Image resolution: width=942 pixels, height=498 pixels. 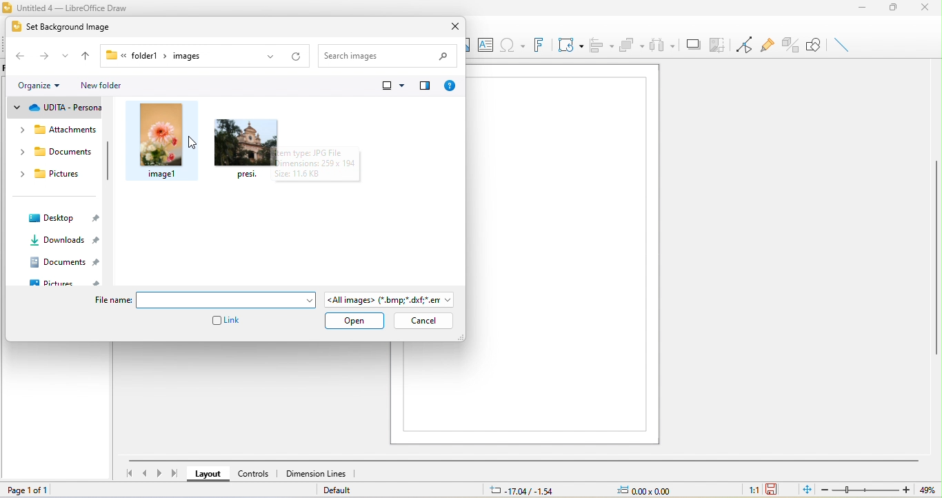 What do you see at coordinates (56, 153) in the screenshot?
I see `documents` at bounding box center [56, 153].